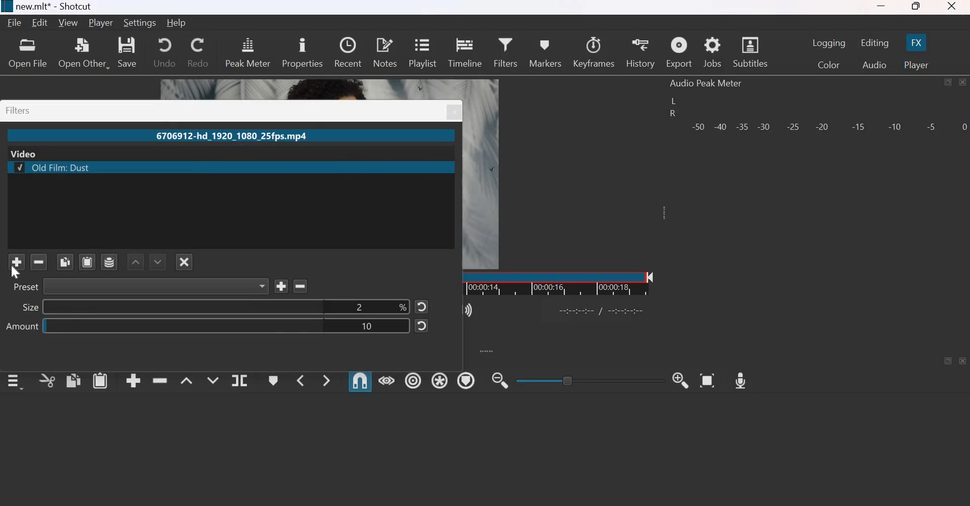 This screenshot has height=506, width=970. What do you see at coordinates (682, 380) in the screenshot?
I see `Zoom Timeline in` at bounding box center [682, 380].